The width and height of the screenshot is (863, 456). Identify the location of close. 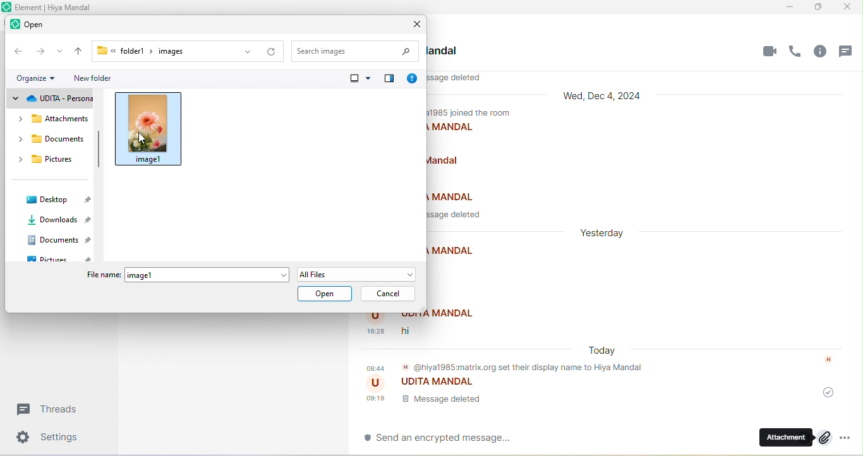
(416, 24).